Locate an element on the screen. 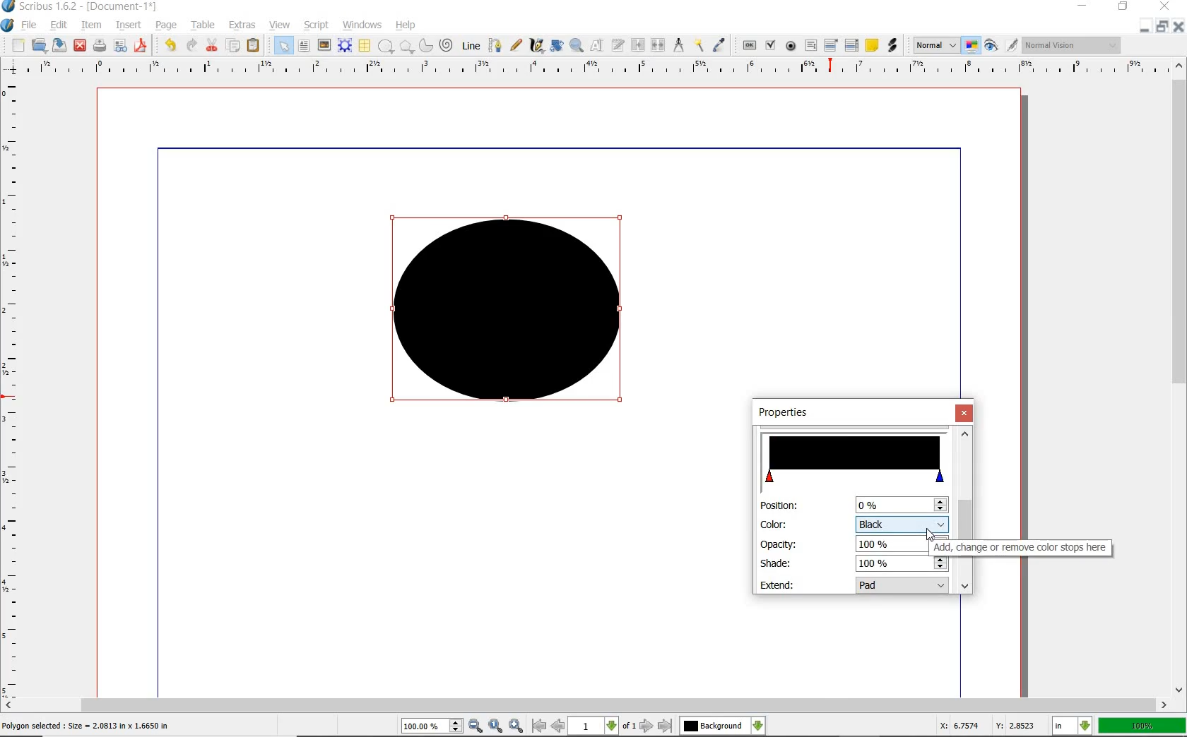 This screenshot has height=737, width=1187. UNDO is located at coordinates (170, 45).